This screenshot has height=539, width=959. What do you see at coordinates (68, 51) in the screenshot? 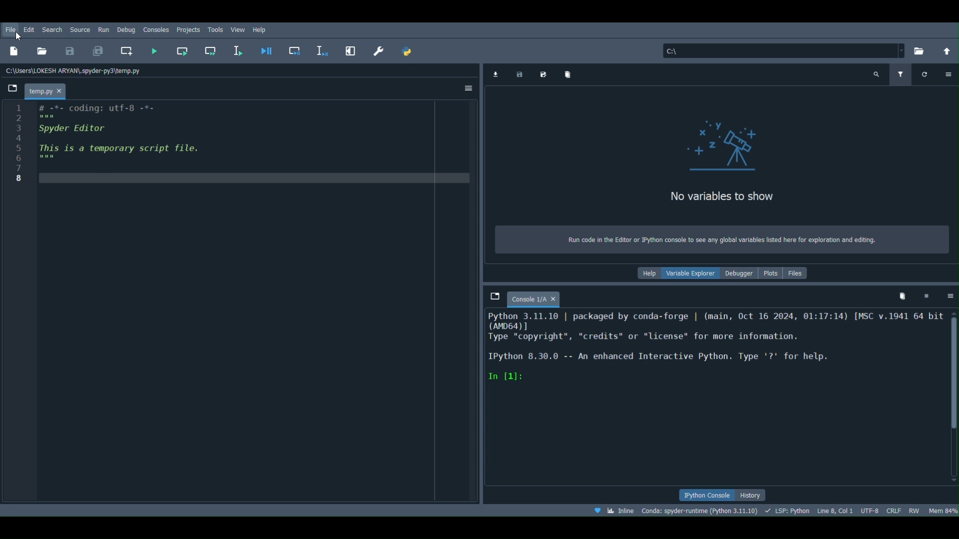
I see `Save file (Ctrl + S)` at bounding box center [68, 51].